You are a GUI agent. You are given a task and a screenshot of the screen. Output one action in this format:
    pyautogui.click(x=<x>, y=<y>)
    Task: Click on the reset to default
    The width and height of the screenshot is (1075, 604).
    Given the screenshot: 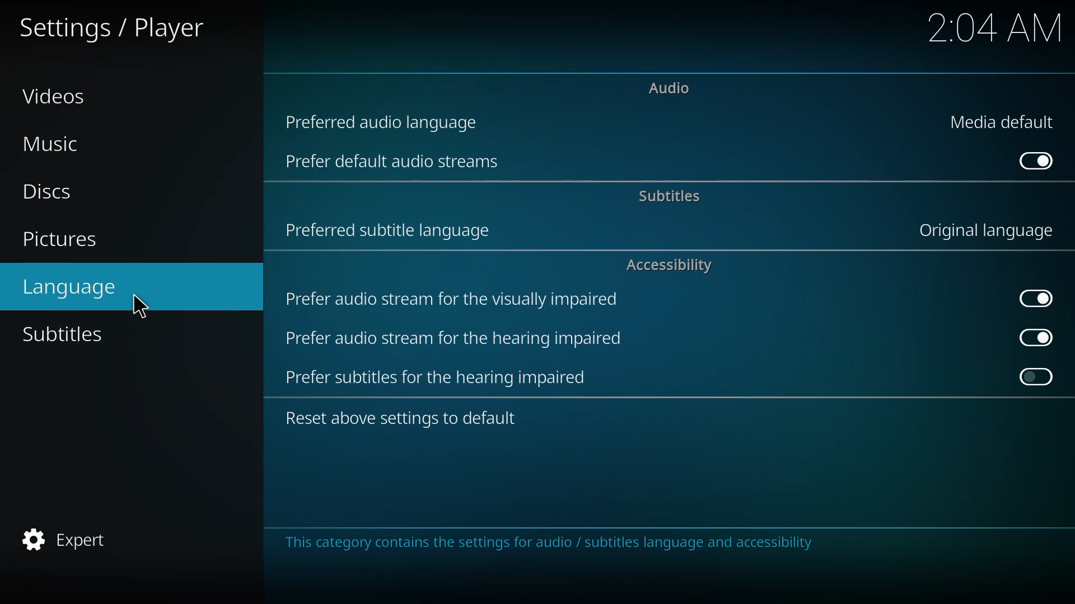 What is the action you would take?
    pyautogui.click(x=405, y=418)
    